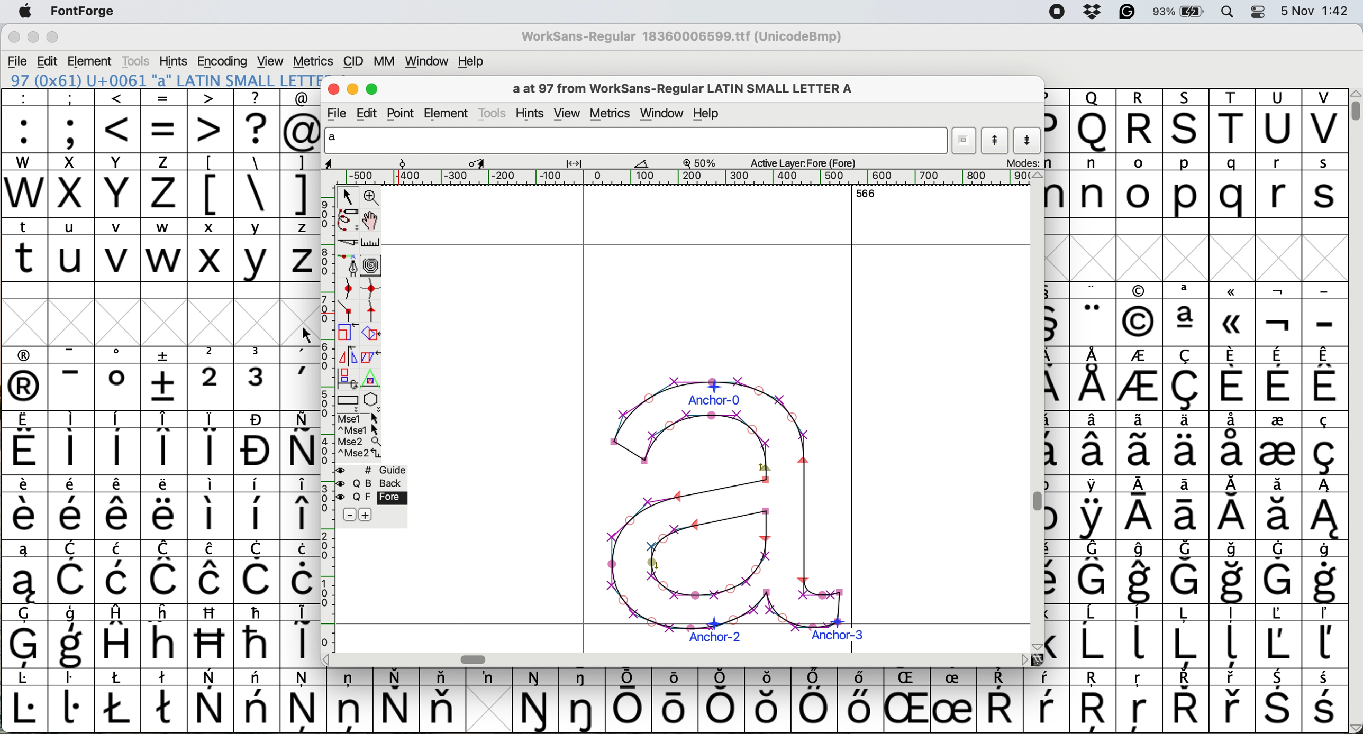 The width and height of the screenshot is (1363, 734). Describe the element at coordinates (1187, 121) in the screenshot. I see `` at that location.